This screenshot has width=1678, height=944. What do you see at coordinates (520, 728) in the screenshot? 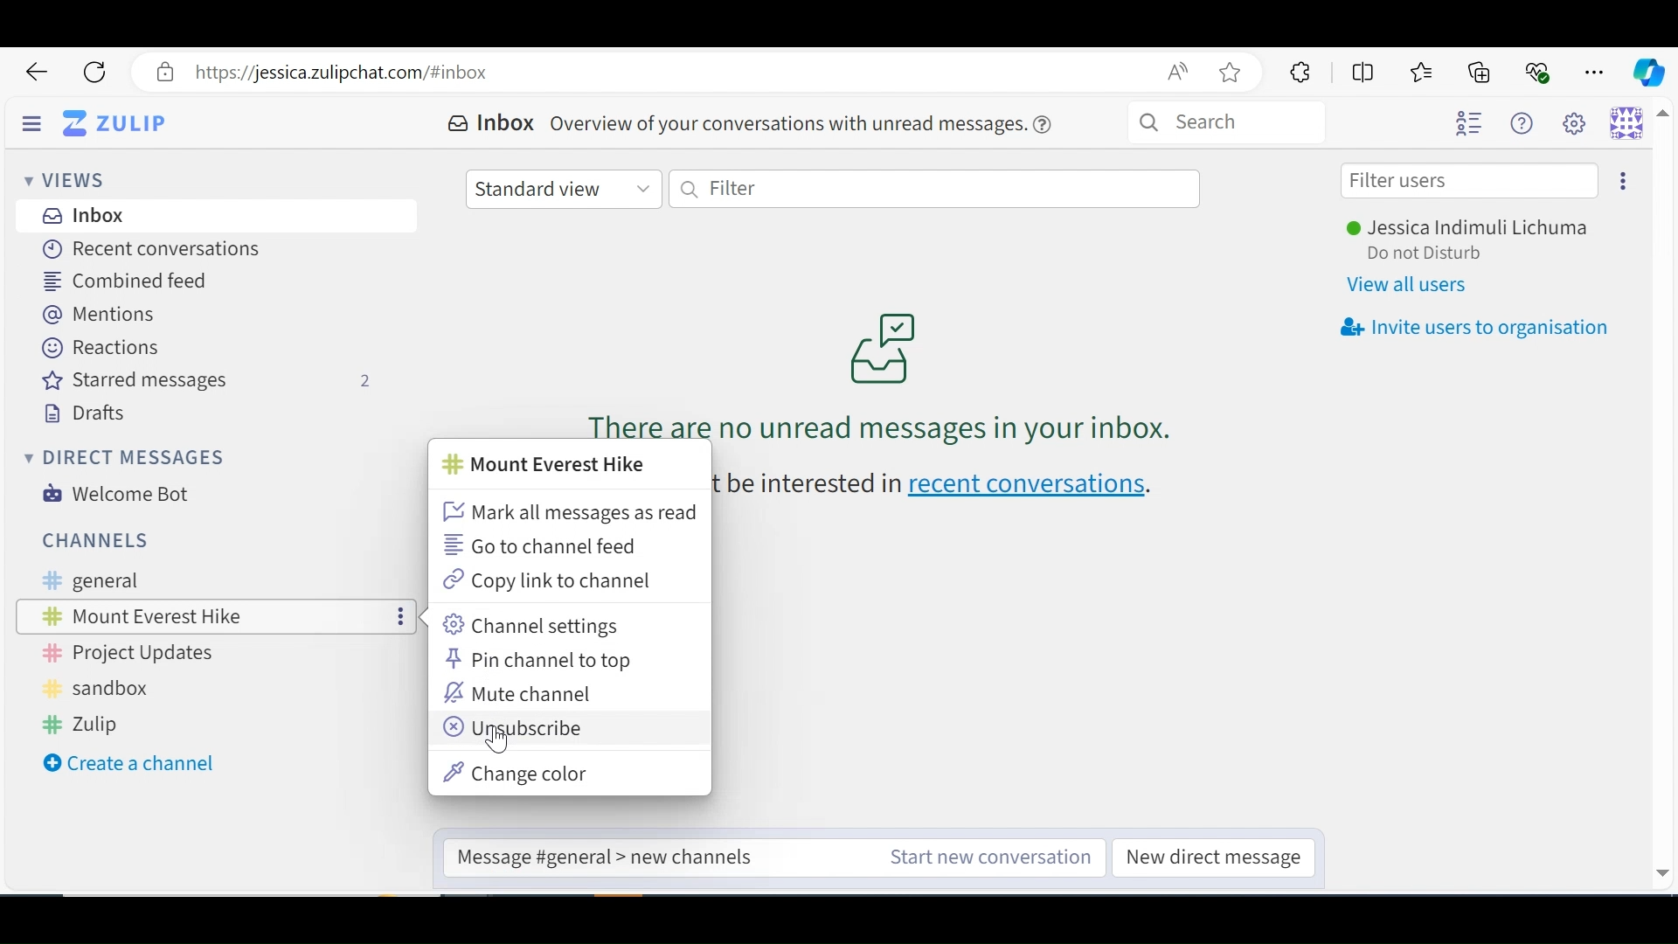
I see `Unsubscribe` at bounding box center [520, 728].